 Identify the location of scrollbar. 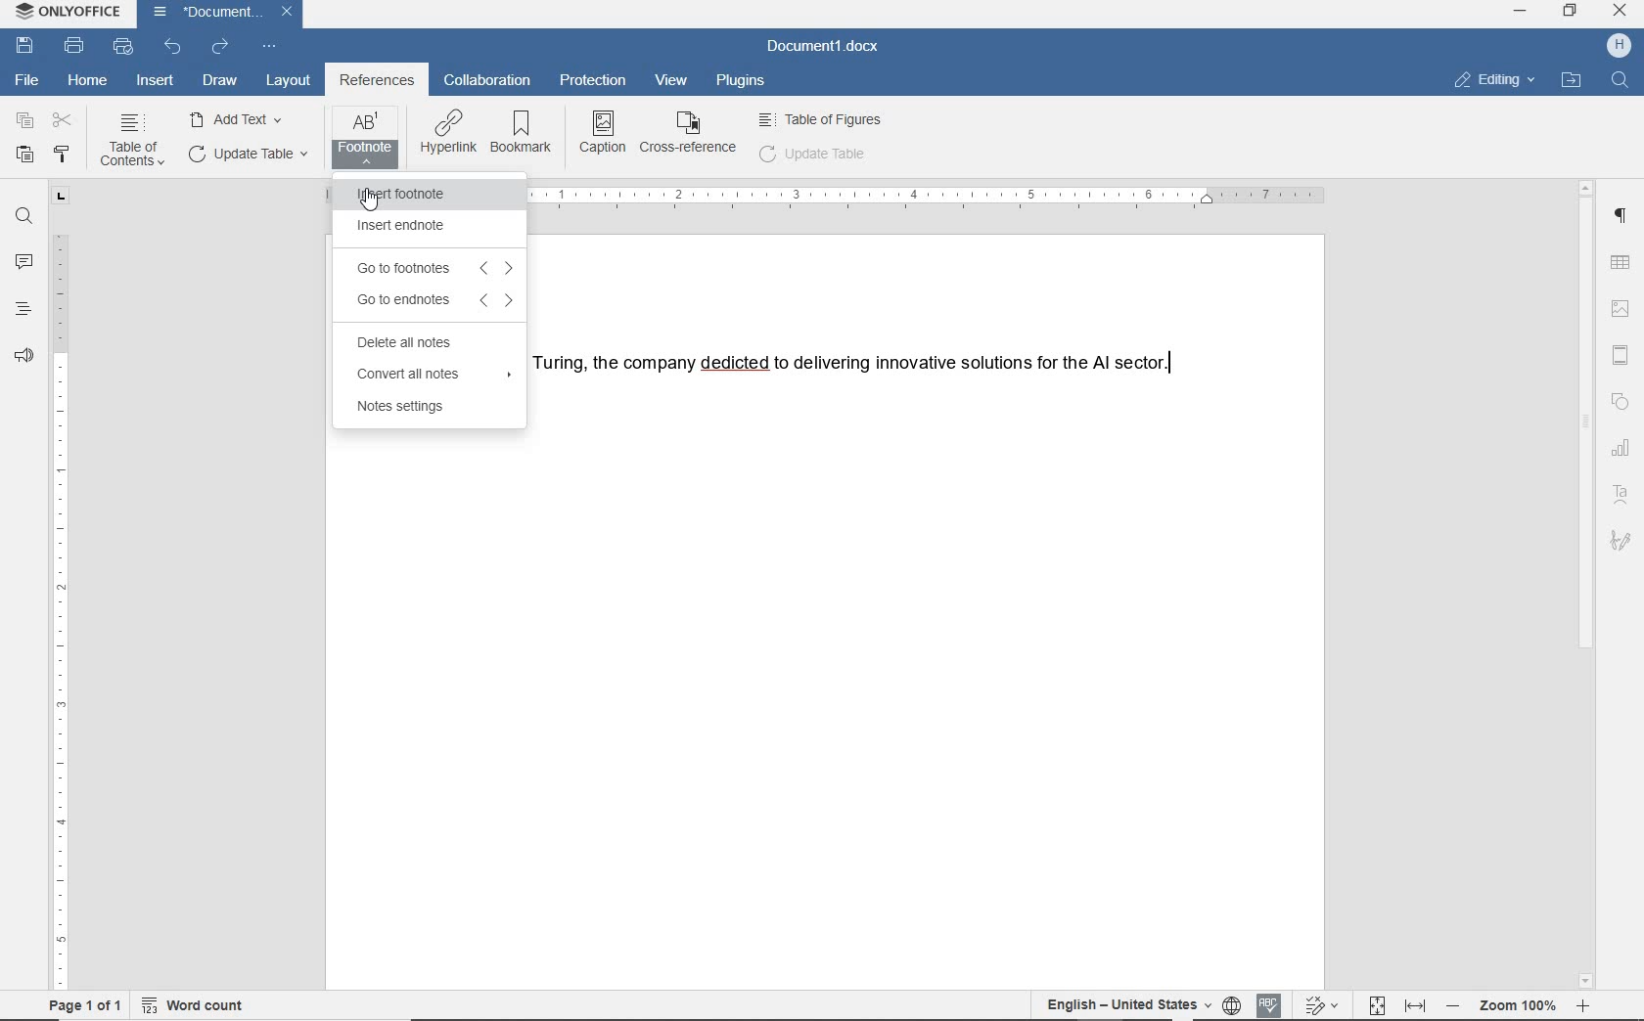
(1591, 585).